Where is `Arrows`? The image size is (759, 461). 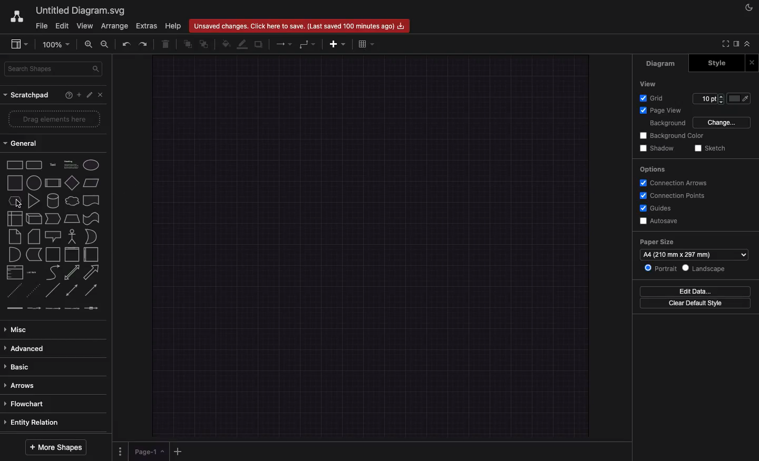 Arrows is located at coordinates (284, 44).